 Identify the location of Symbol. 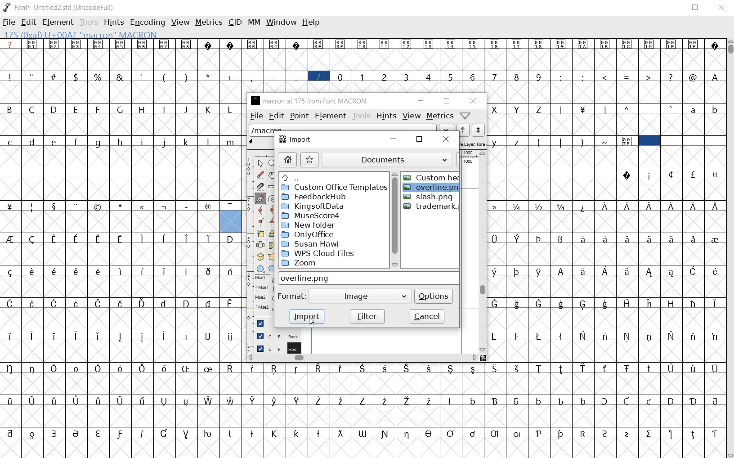
(33, 271).